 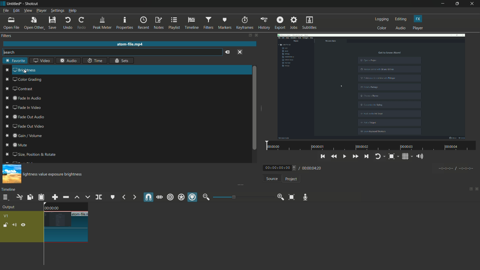 I want to click on close app, so click(x=473, y=4).